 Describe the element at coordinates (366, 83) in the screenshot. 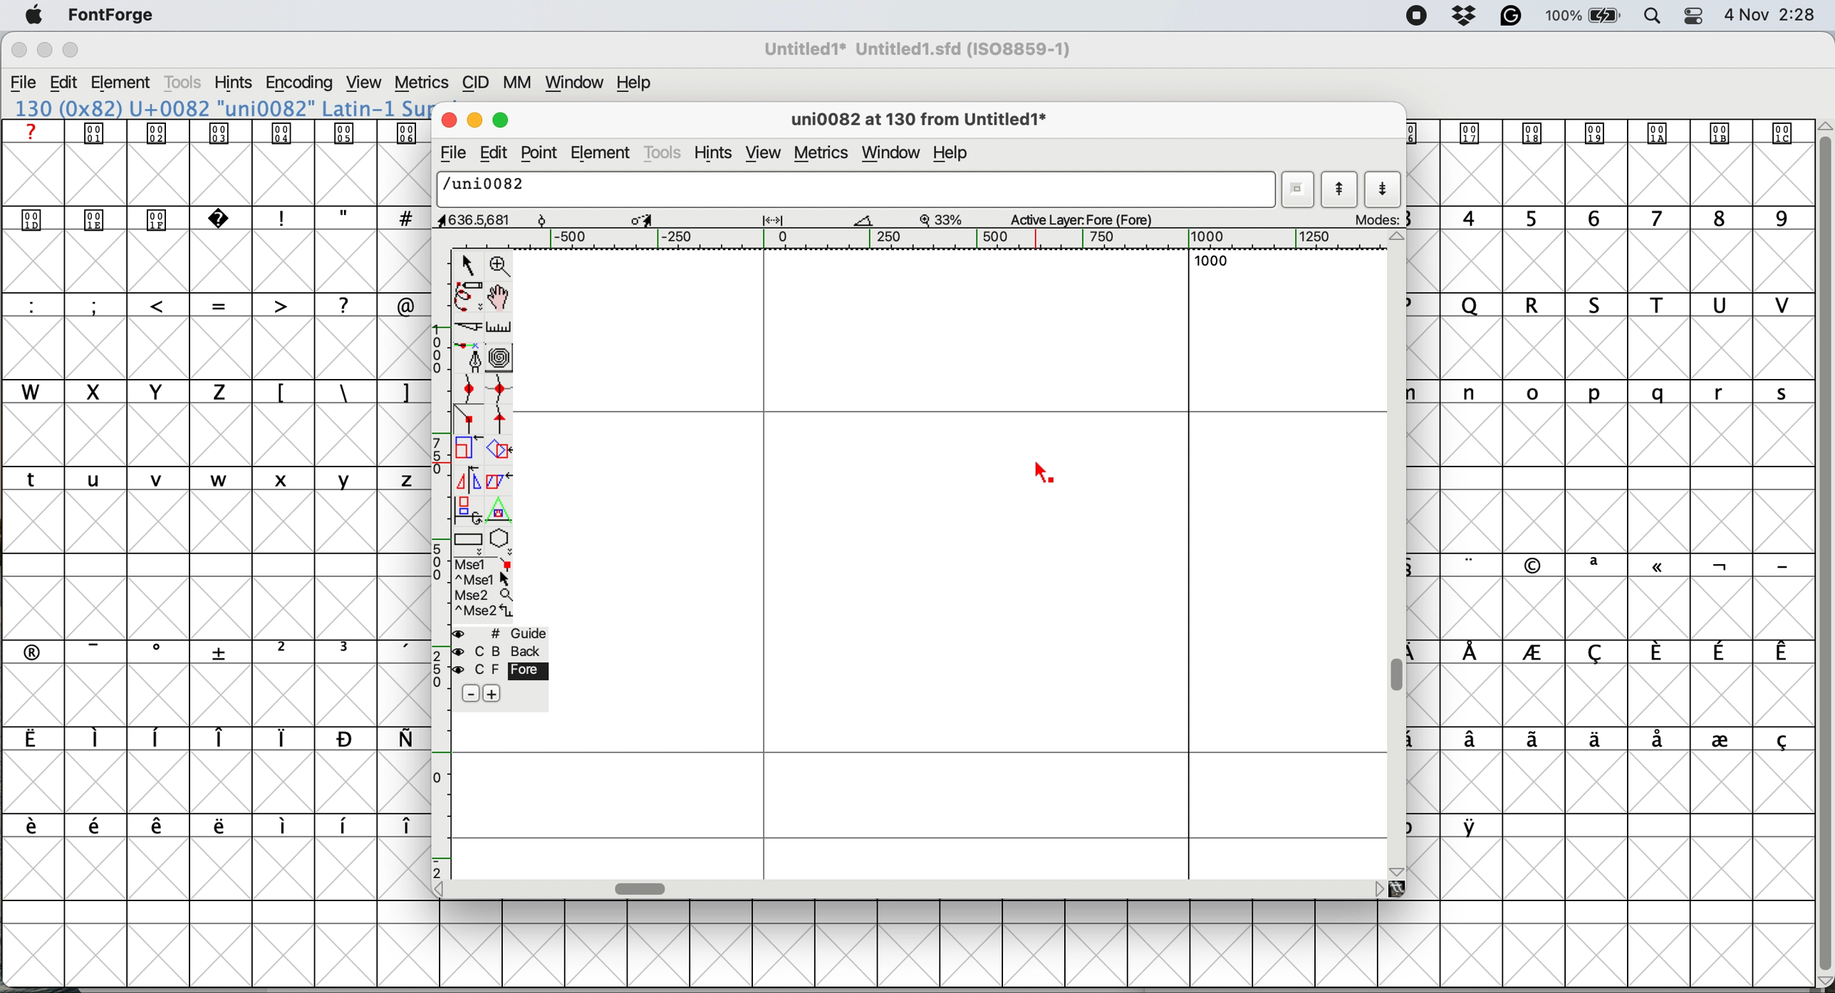

I see `view` at that location.